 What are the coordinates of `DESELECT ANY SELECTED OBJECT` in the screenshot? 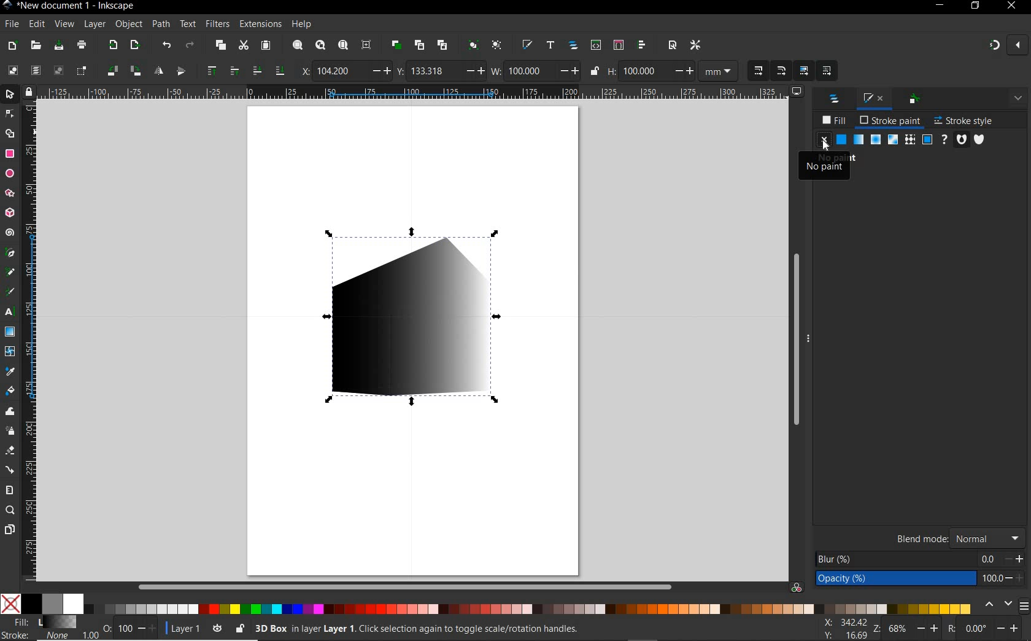 It's located at (58, 71).